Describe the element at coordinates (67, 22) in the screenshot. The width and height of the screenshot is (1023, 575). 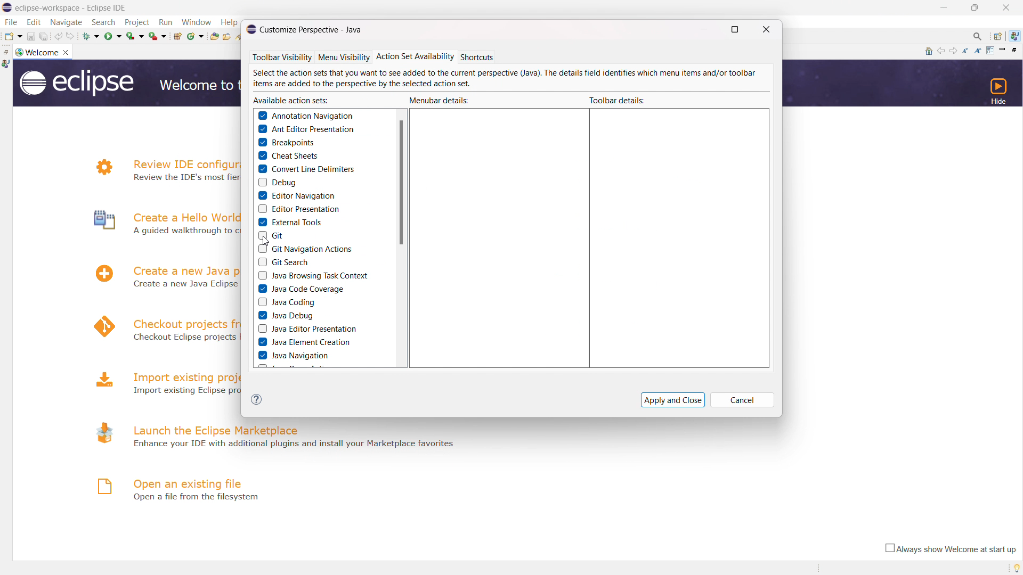
I see `navigate` at that location.